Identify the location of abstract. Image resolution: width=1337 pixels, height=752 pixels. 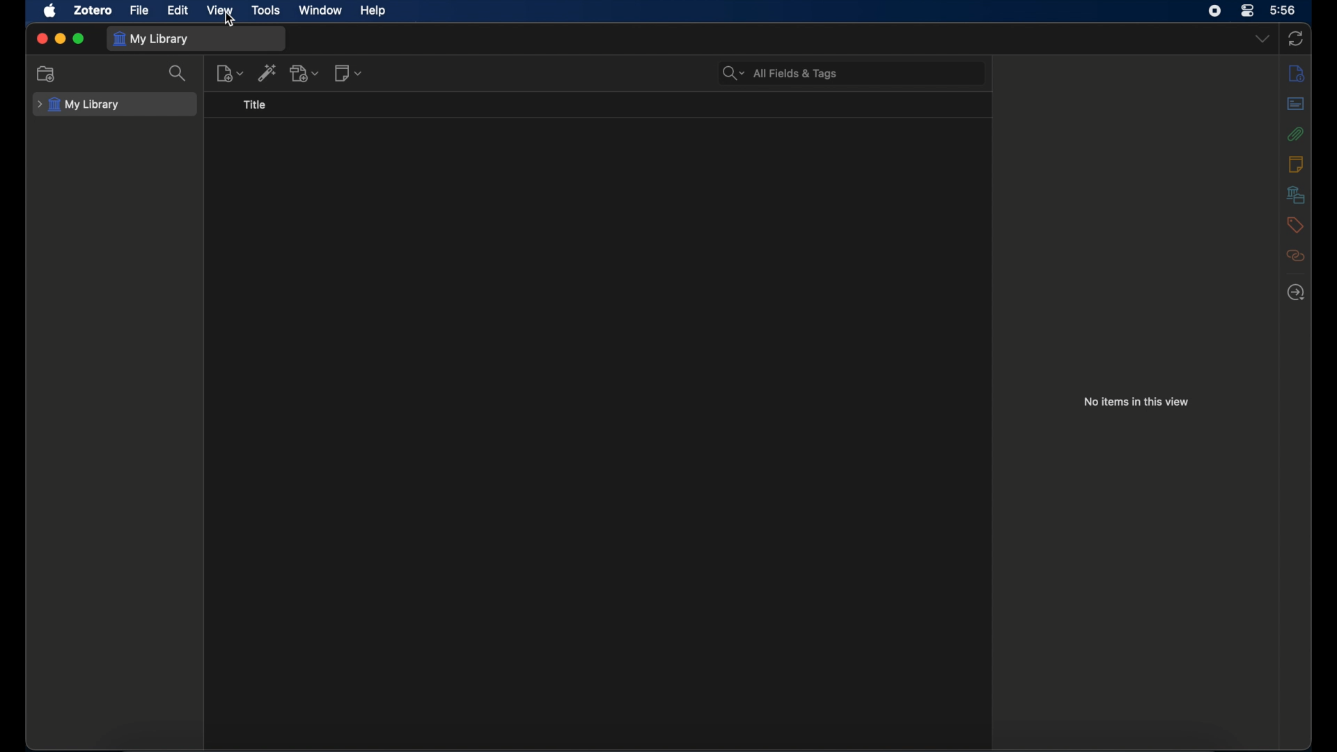
(1296, 103).